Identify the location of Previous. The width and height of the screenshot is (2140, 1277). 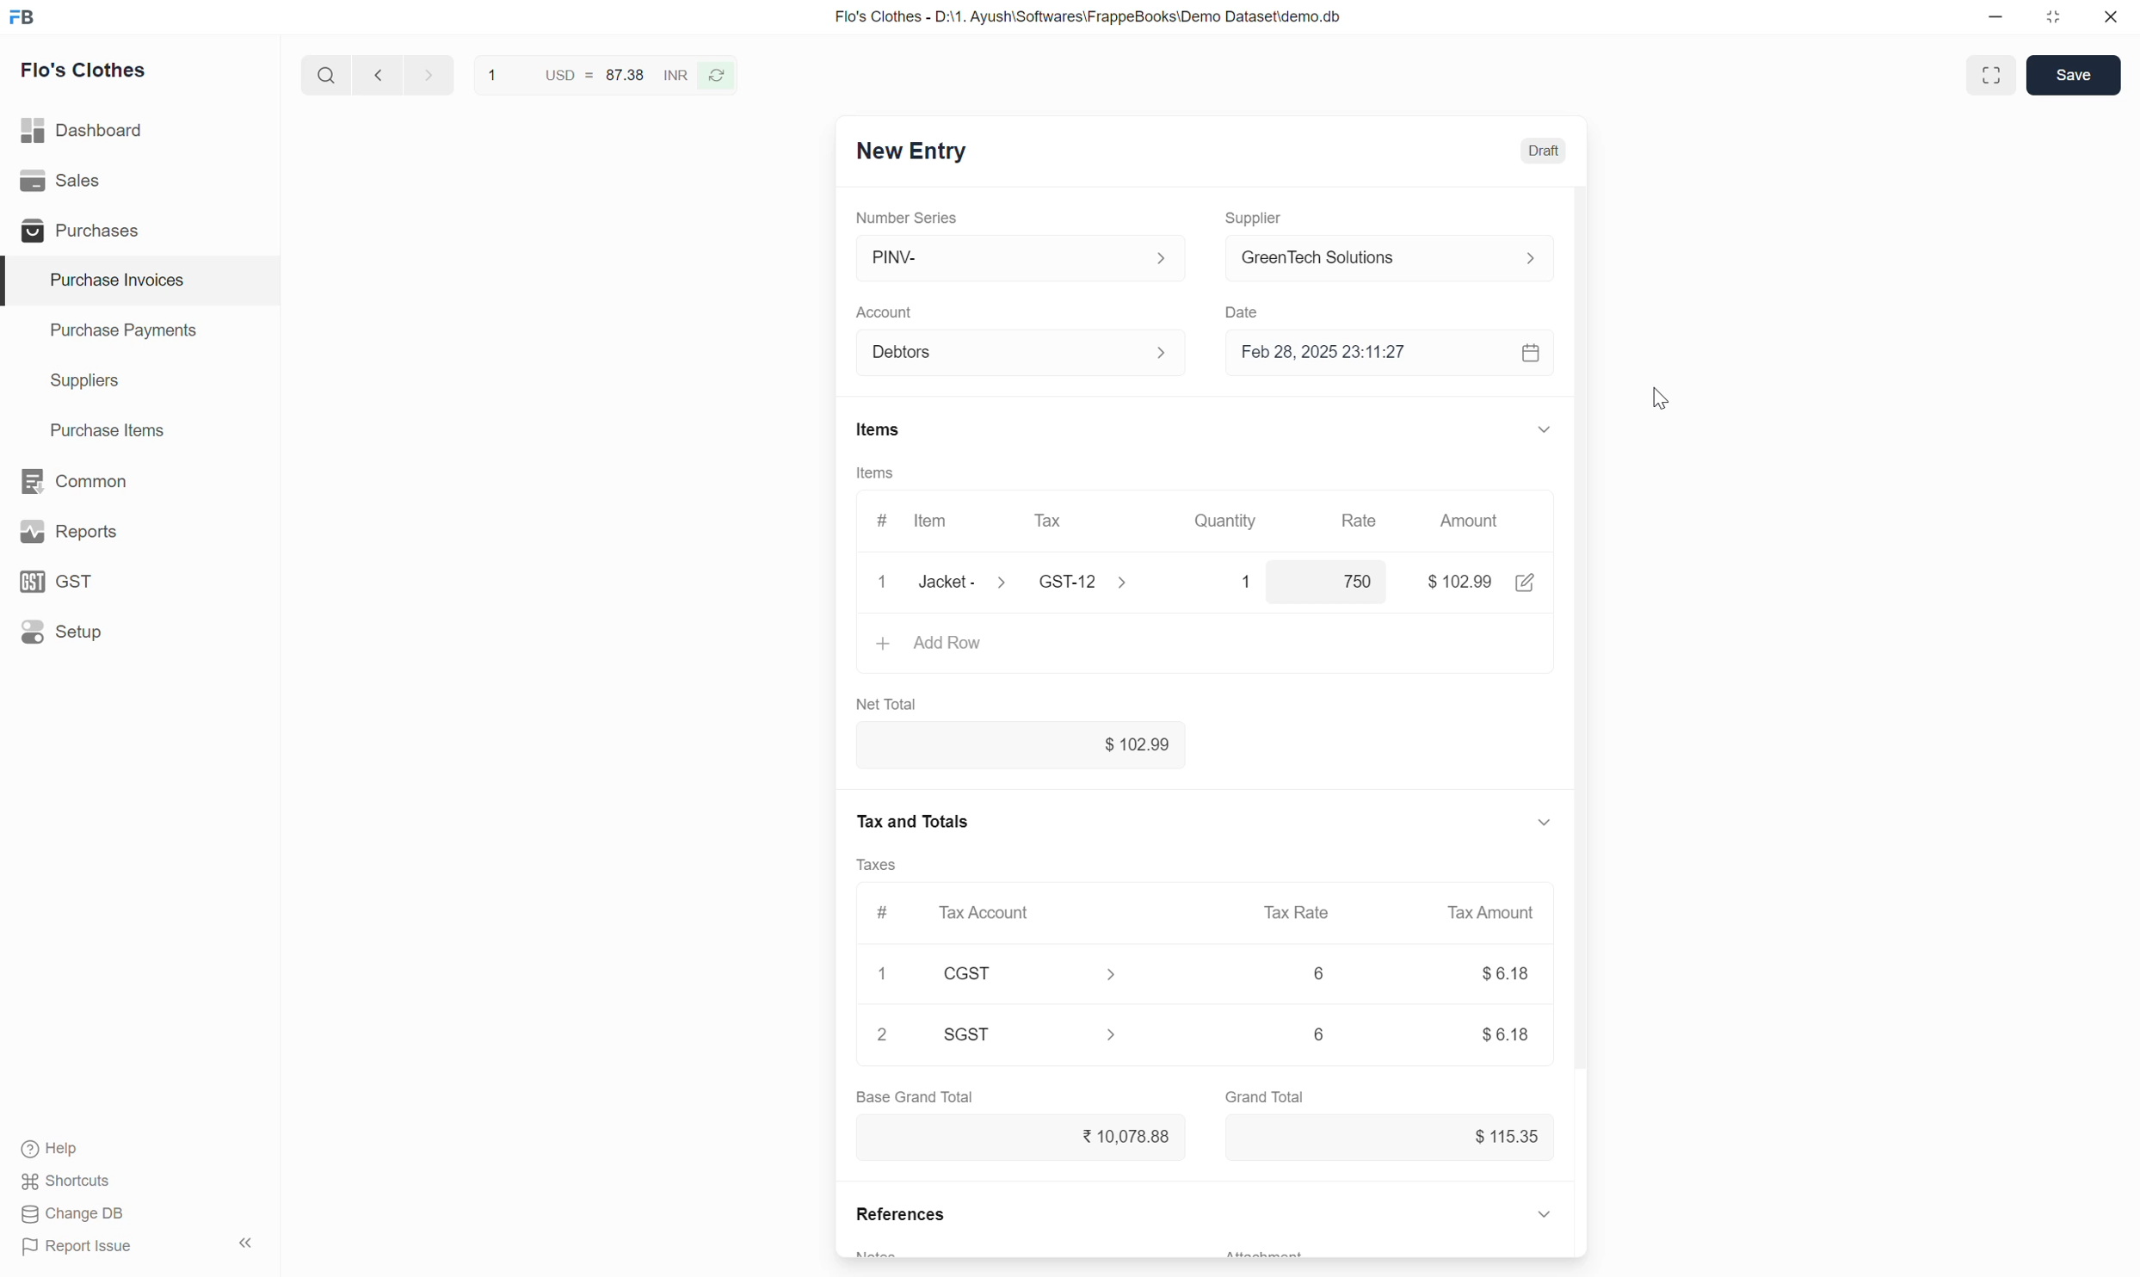
(378, 74).